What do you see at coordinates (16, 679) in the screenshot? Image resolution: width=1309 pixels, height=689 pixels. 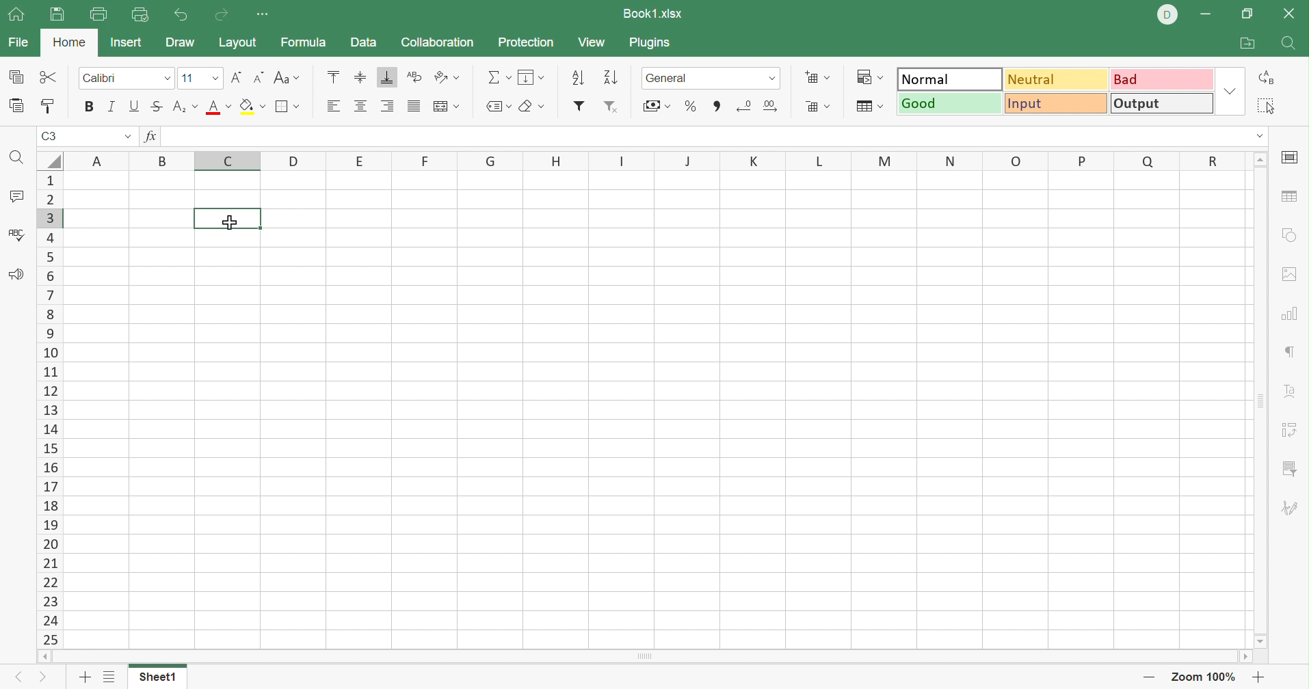 I see `Previous` at bounding box center [16, 679].